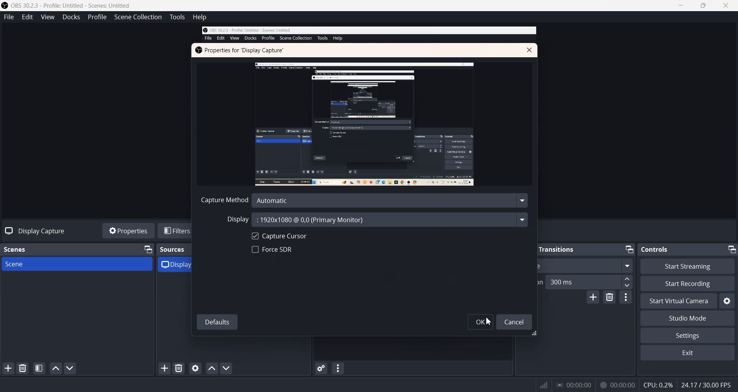 The width and height of the screenshot is (738, 392). Describe the element at coordinates (490, 322) in the screenshot. I see `Cursor` at that location.